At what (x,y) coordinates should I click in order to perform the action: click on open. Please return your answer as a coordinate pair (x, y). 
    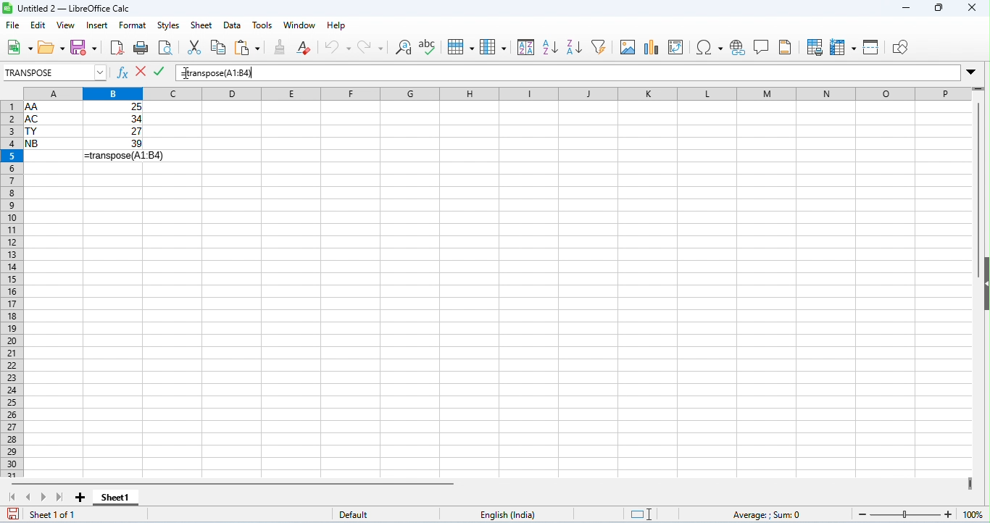
    Looking at the image, I should click on (51, 49).